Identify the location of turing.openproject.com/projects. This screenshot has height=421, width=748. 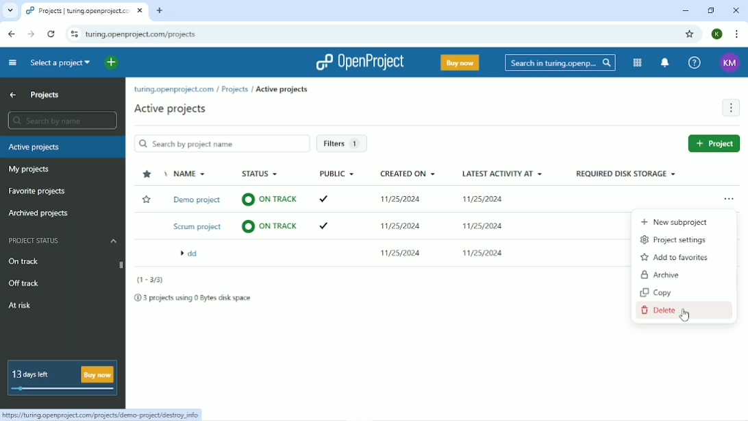
(142, 35).